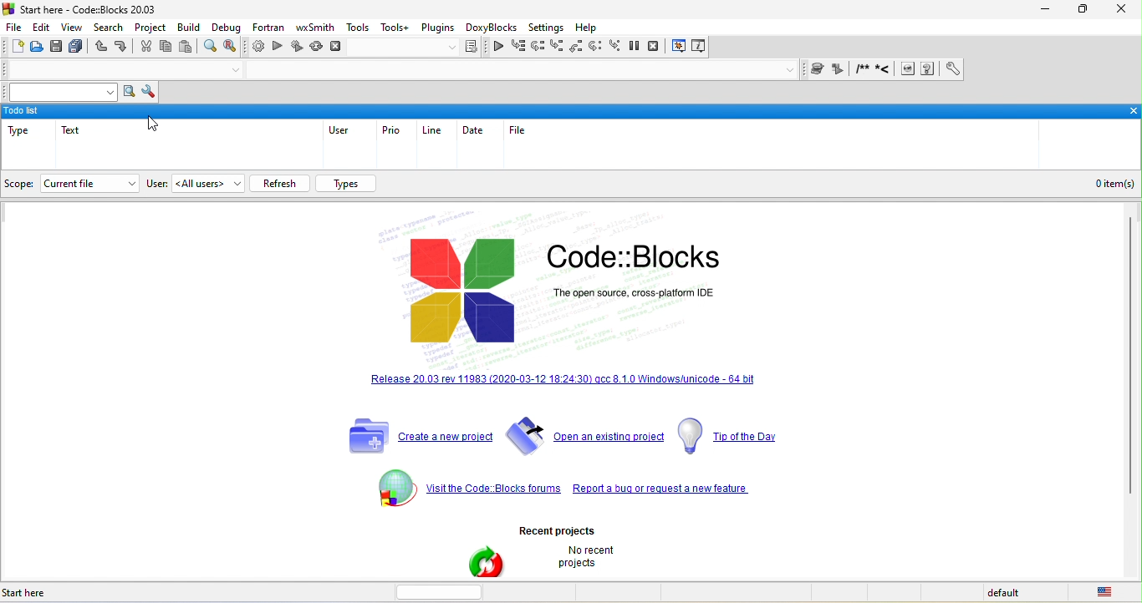 The width and height of the screenshot is (1142, 603). Describe the element at coordinates (1016, 593) in the screenshot. I see `default` at that location.